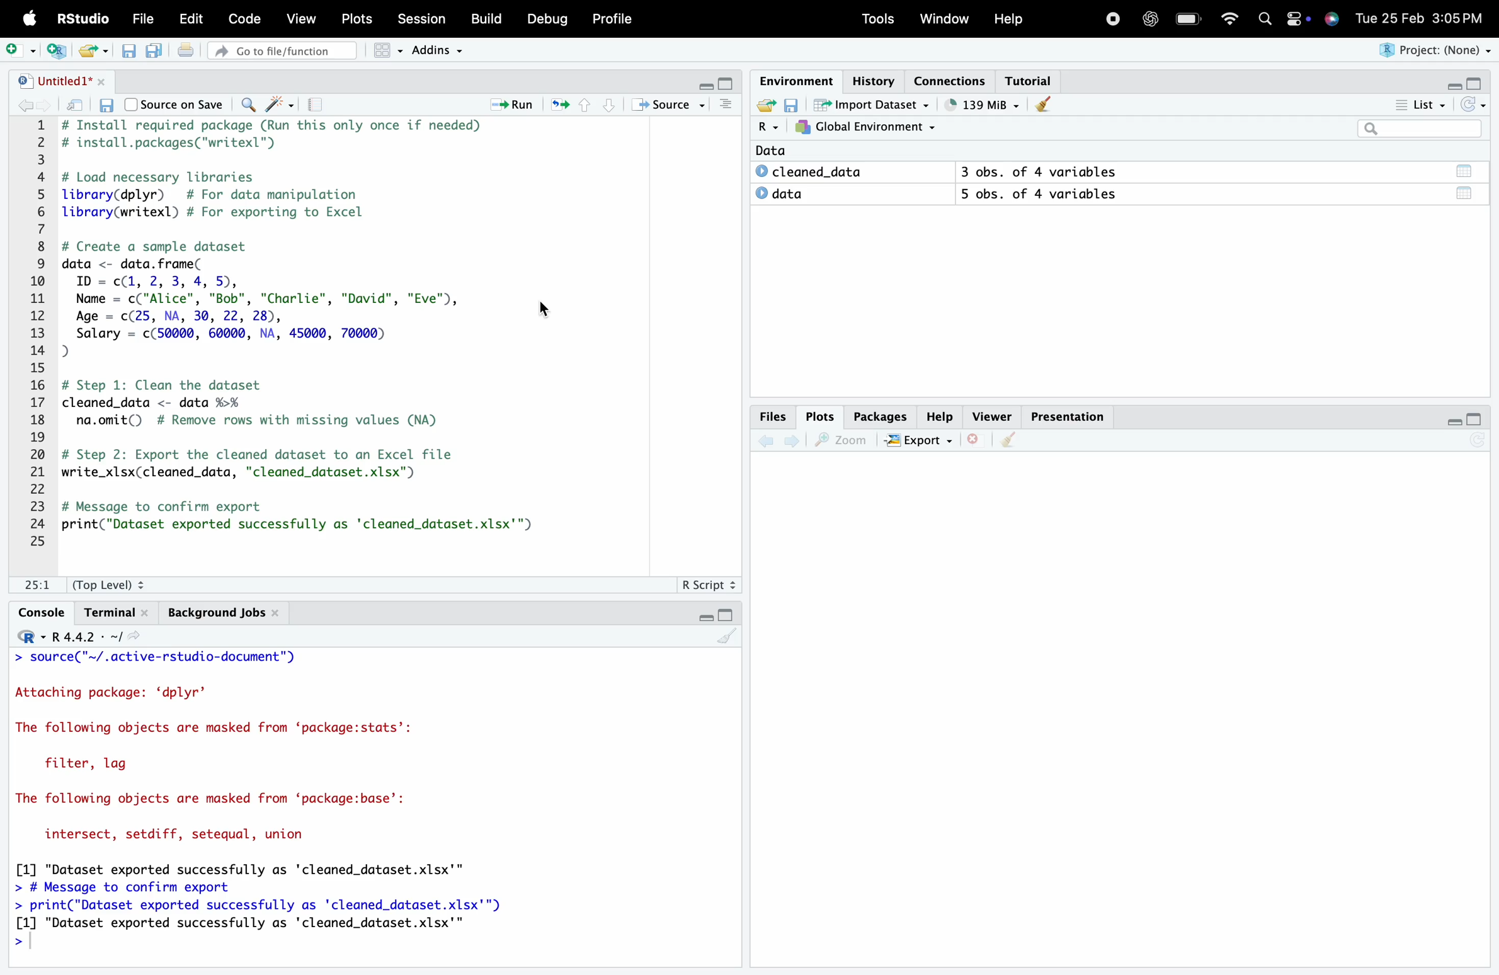 The width and height of the screenshot is (1499, 975). What do you see at coordinates (59, 79) in the screenshot?
I see `Untitled1` at bounding box center [59, 79].